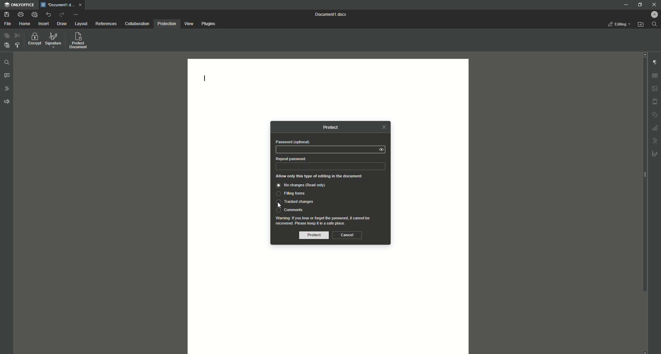 This screenshot has height=354, width=661. Describe the element at coordinates (640, 5) in the screenshot. I see `Restore` at that location.